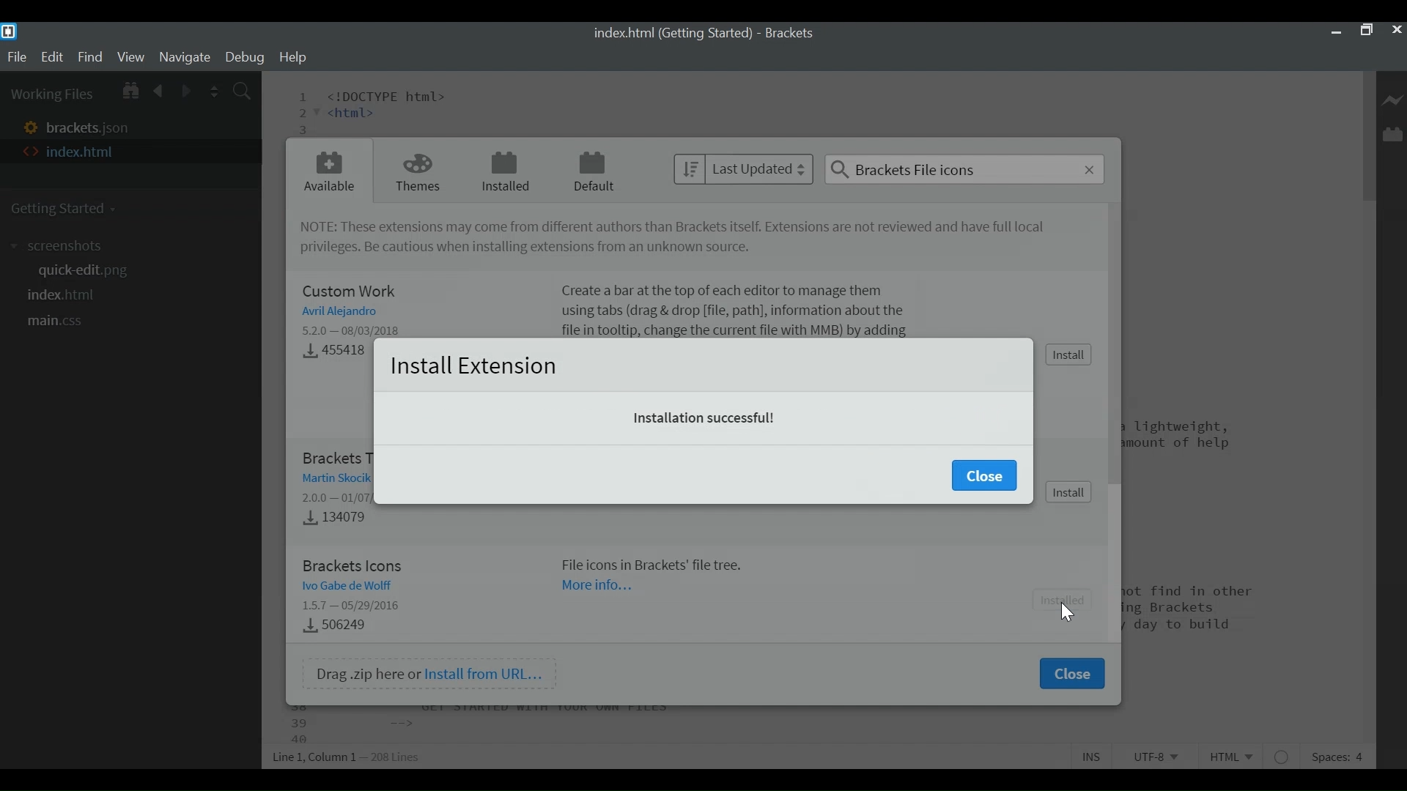 The image size is (1407, 791). Describe the element at coordinates (742, 170) in the screenshot. I see `Last Updated` at that location.